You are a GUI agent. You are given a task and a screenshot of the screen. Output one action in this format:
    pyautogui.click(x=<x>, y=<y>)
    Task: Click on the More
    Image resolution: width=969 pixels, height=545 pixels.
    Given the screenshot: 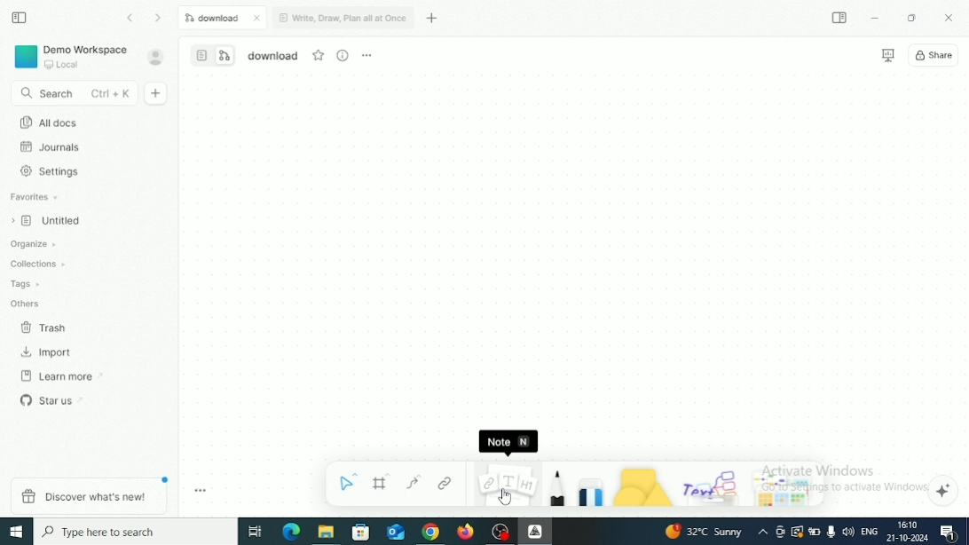 What is the action you would take?
    pyautogui.click(x=367, y=55)
    